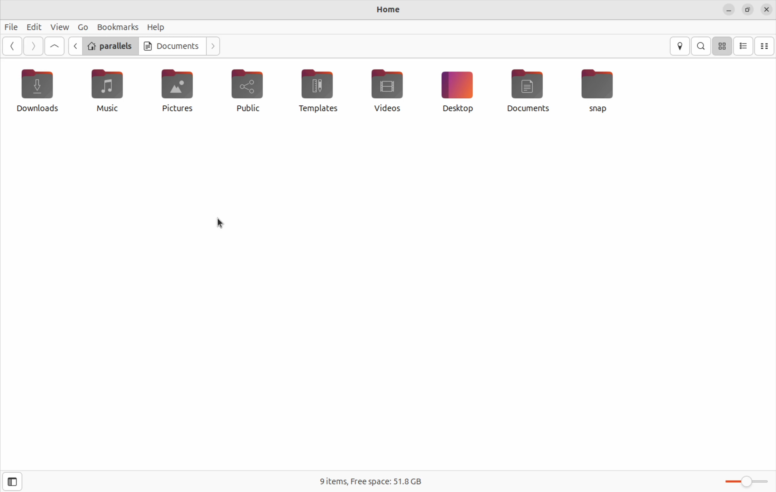  I want to click on open side bar, so click(14, 481).